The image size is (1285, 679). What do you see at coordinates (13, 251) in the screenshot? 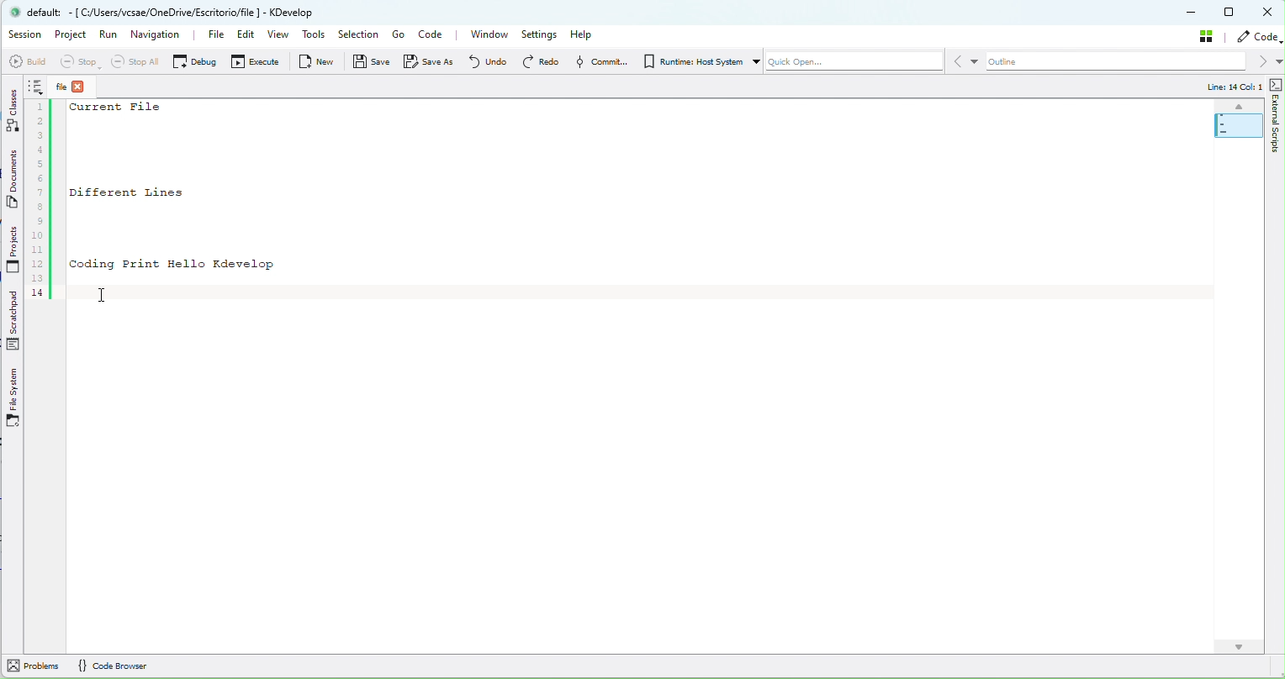
I see `Projects` at bounding box center [13, 251].